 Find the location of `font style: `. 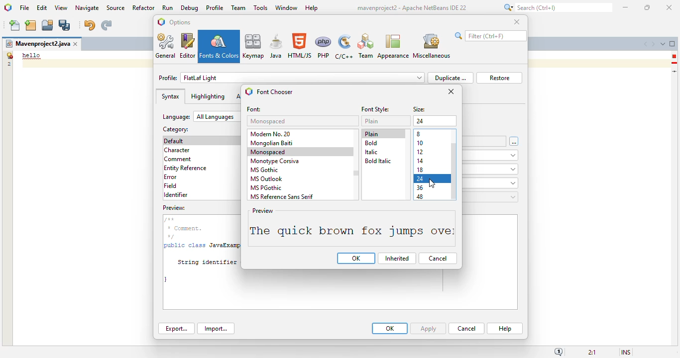

font style:  is located at coordinates (375, 109).